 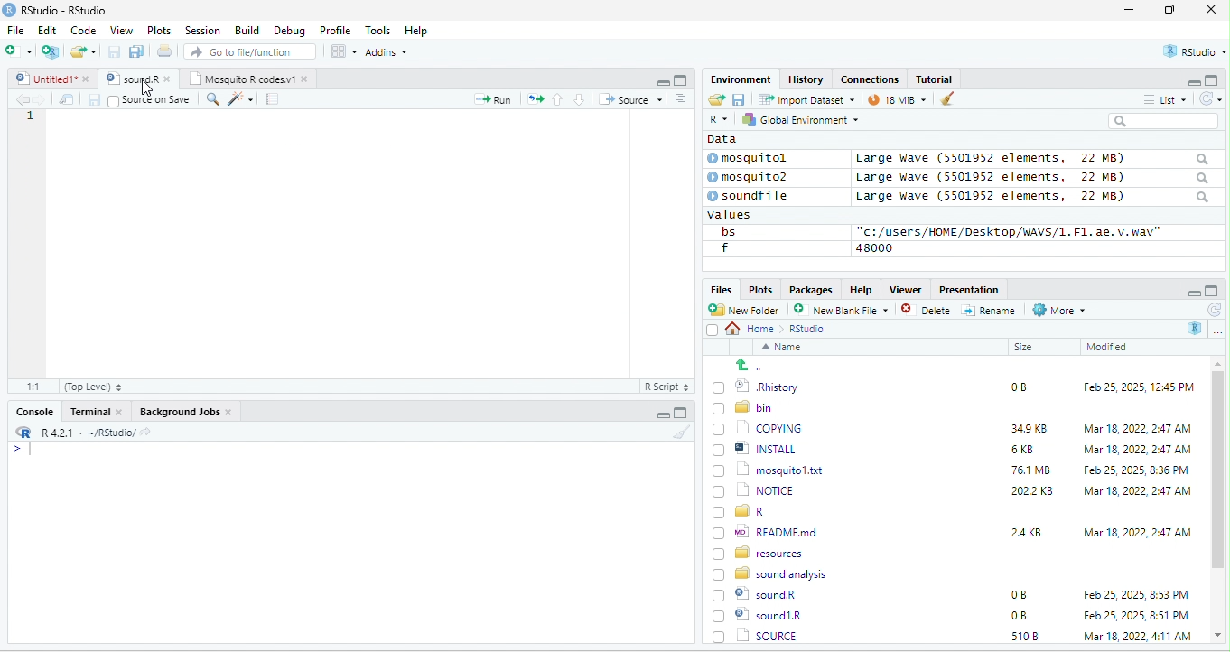 What do you see at coordinates (630, 98) in the screenshot?
I see `+ Source +` at bounding box center [630, 98].